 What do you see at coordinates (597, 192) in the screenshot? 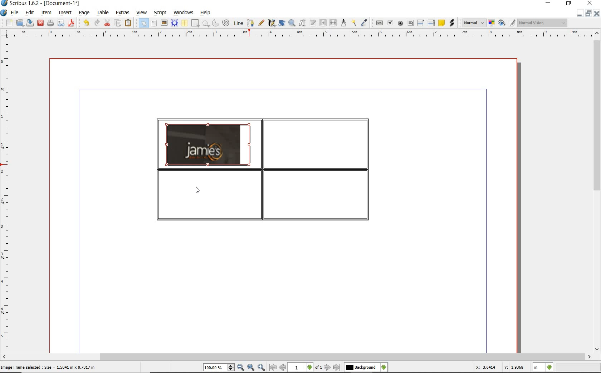
I see `scrollbar` at bounding box center [597, 192].